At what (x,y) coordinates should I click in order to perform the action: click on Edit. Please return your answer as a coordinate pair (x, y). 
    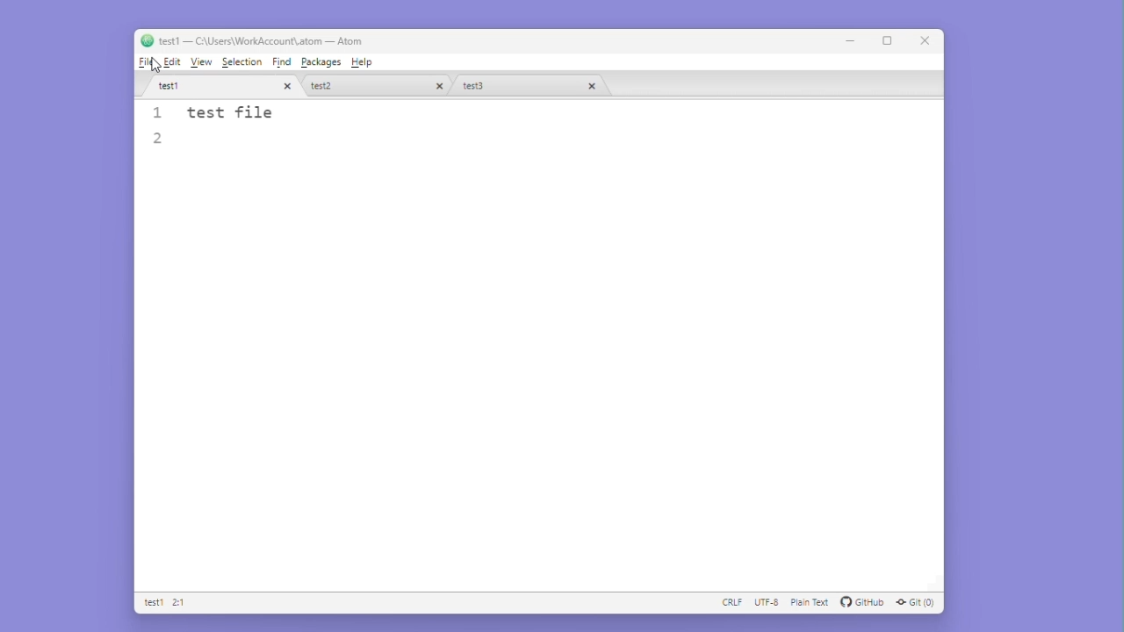
    Looking at the image, I should click on (173, 63).